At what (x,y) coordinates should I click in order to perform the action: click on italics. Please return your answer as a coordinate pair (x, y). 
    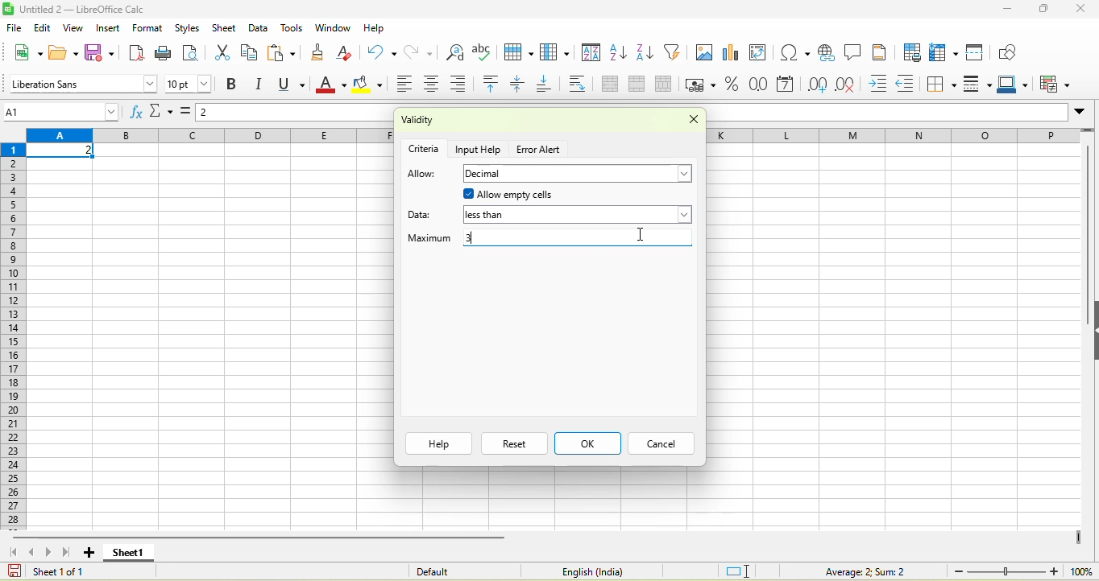
    Looking at the image, I should click on (263, 84).